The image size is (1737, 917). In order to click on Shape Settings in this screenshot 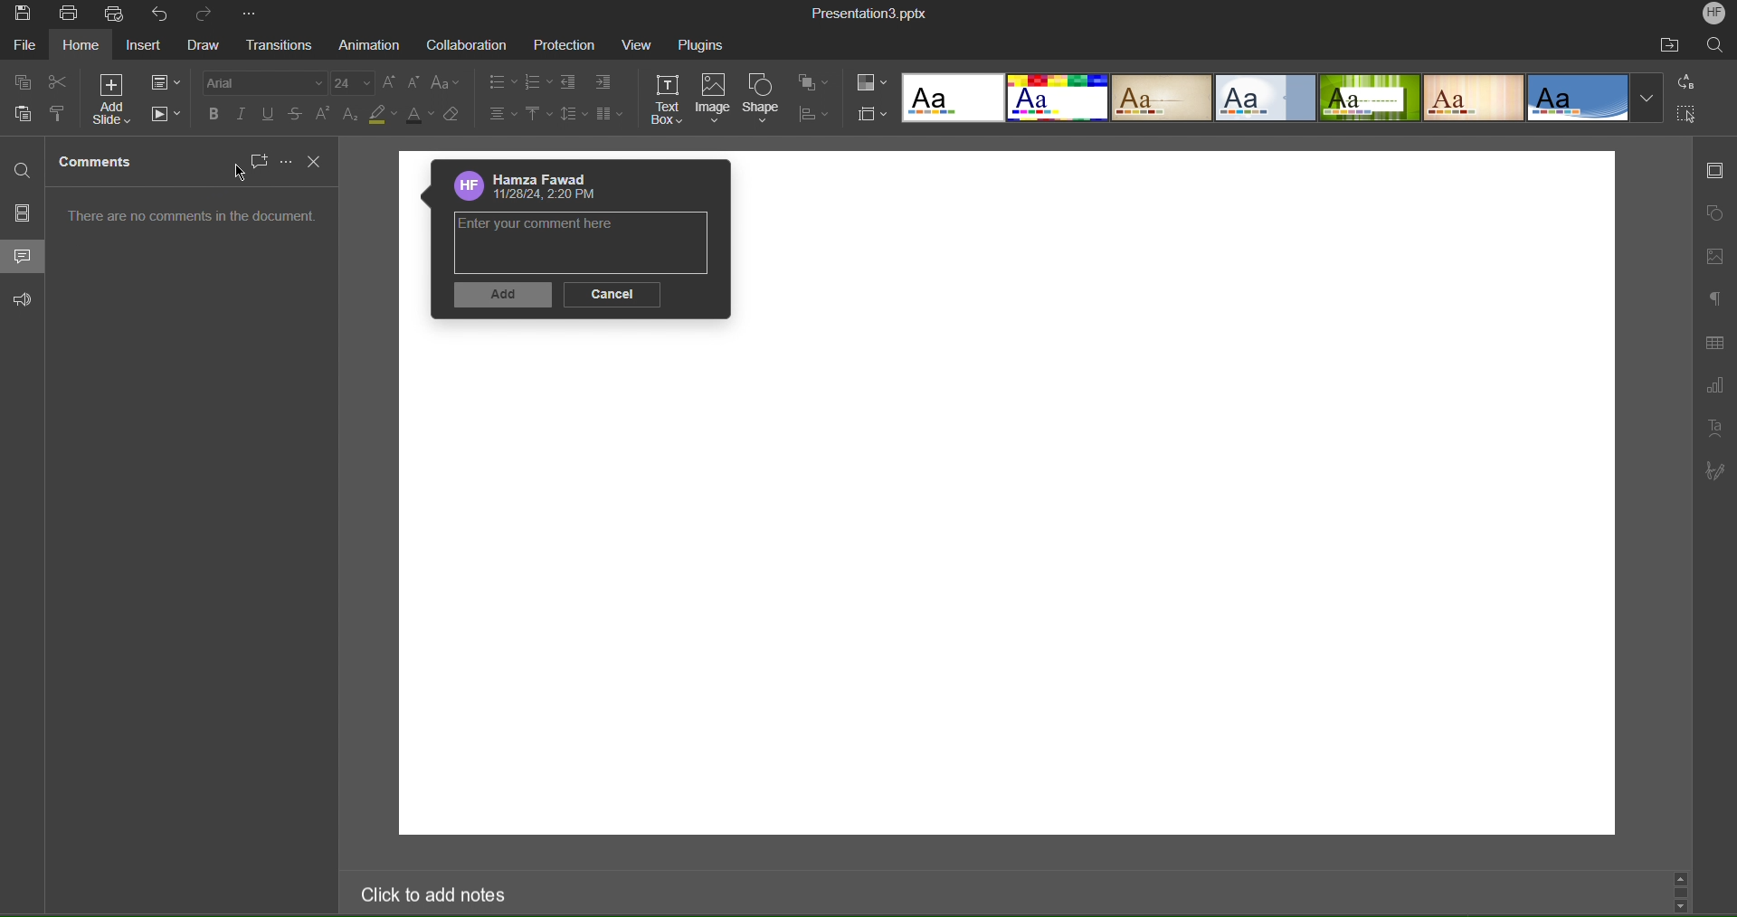, I will do `click(1715, 213)`.